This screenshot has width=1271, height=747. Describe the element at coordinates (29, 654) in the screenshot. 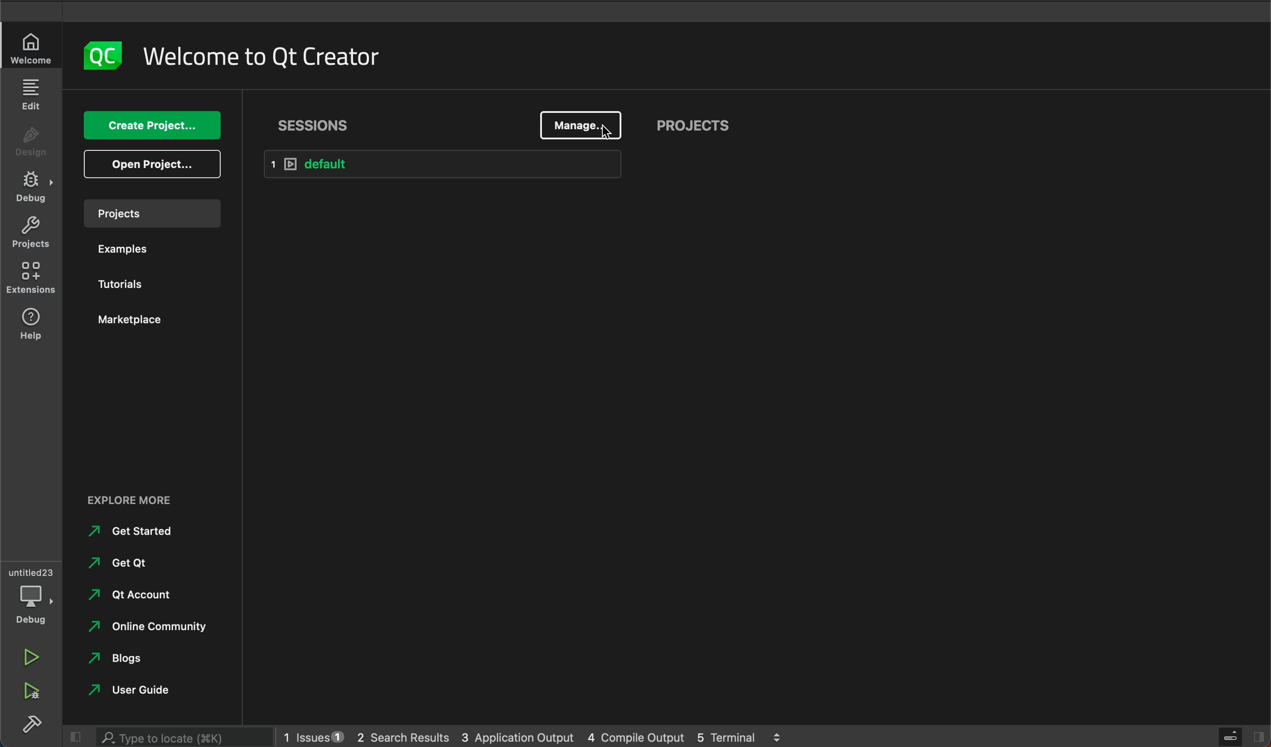

I see `run` at that location.